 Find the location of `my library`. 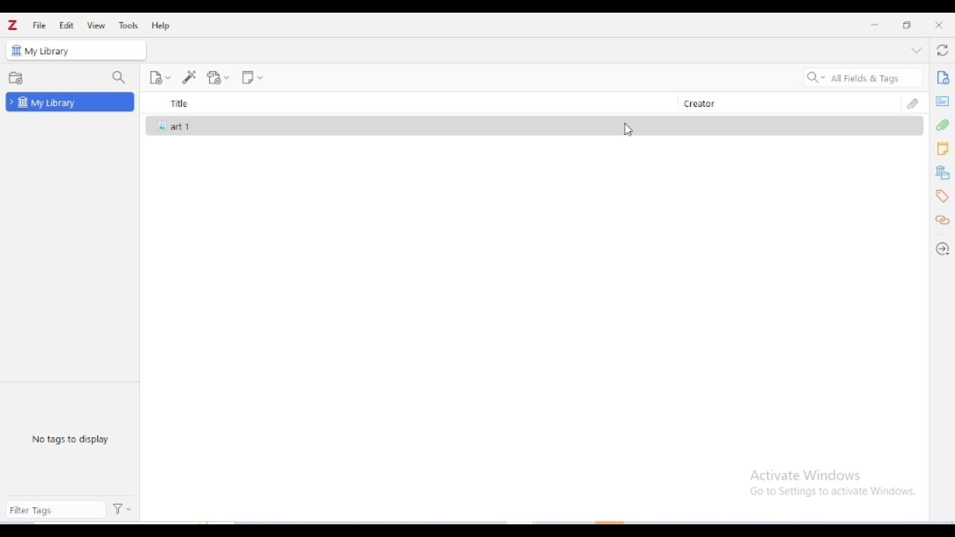

my library is located at coordinates (48, 51).